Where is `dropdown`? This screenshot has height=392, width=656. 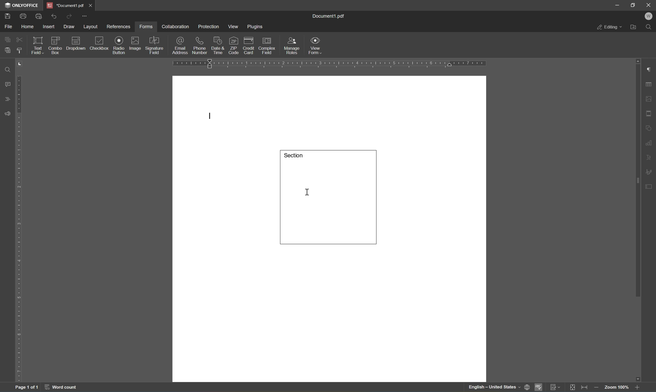 dropdown is located at coordinates (77, 44).